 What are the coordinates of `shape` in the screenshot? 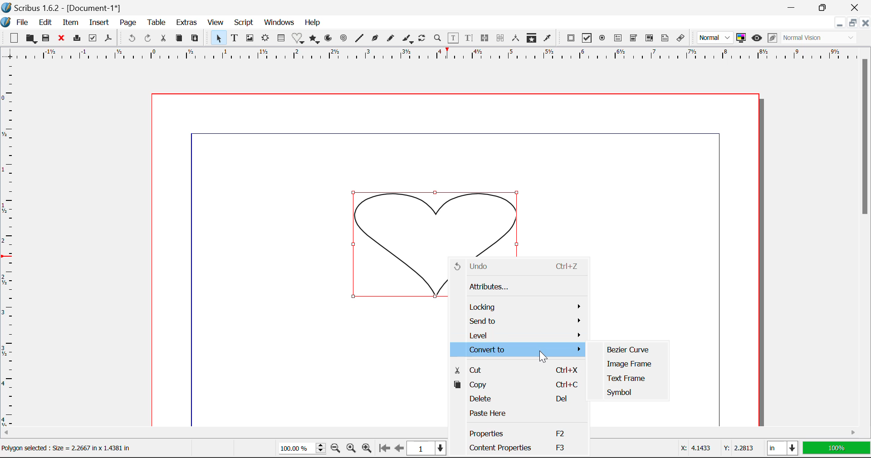 It's located at (435, 219).